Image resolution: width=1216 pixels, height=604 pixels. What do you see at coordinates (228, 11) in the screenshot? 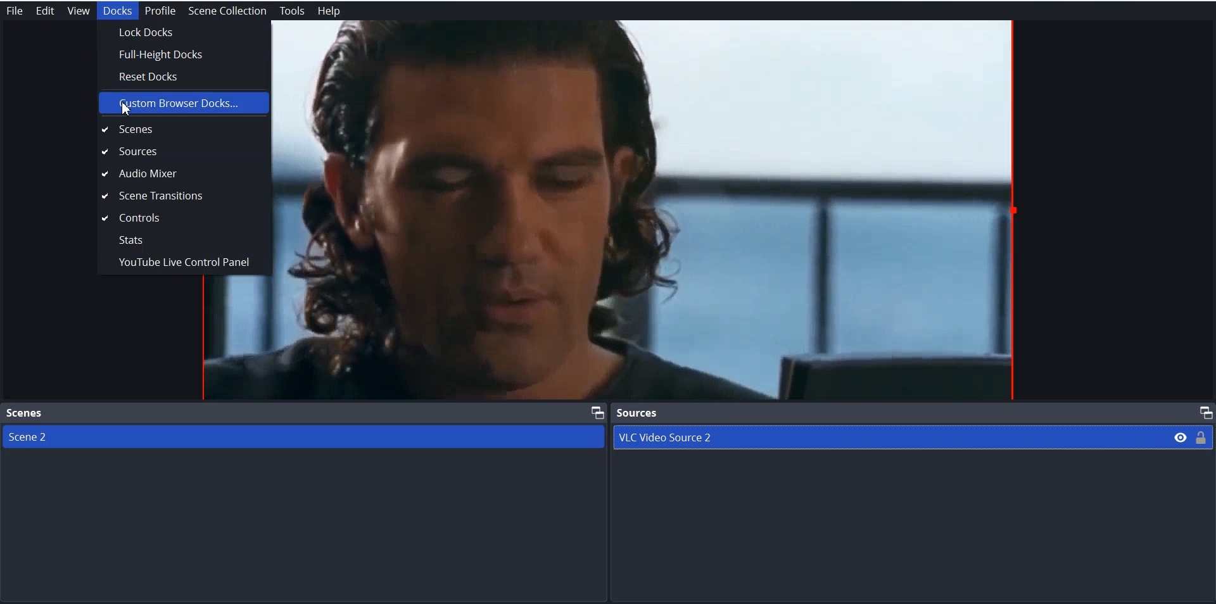
I see `Scene Collection` at bounding box center [228, 11].